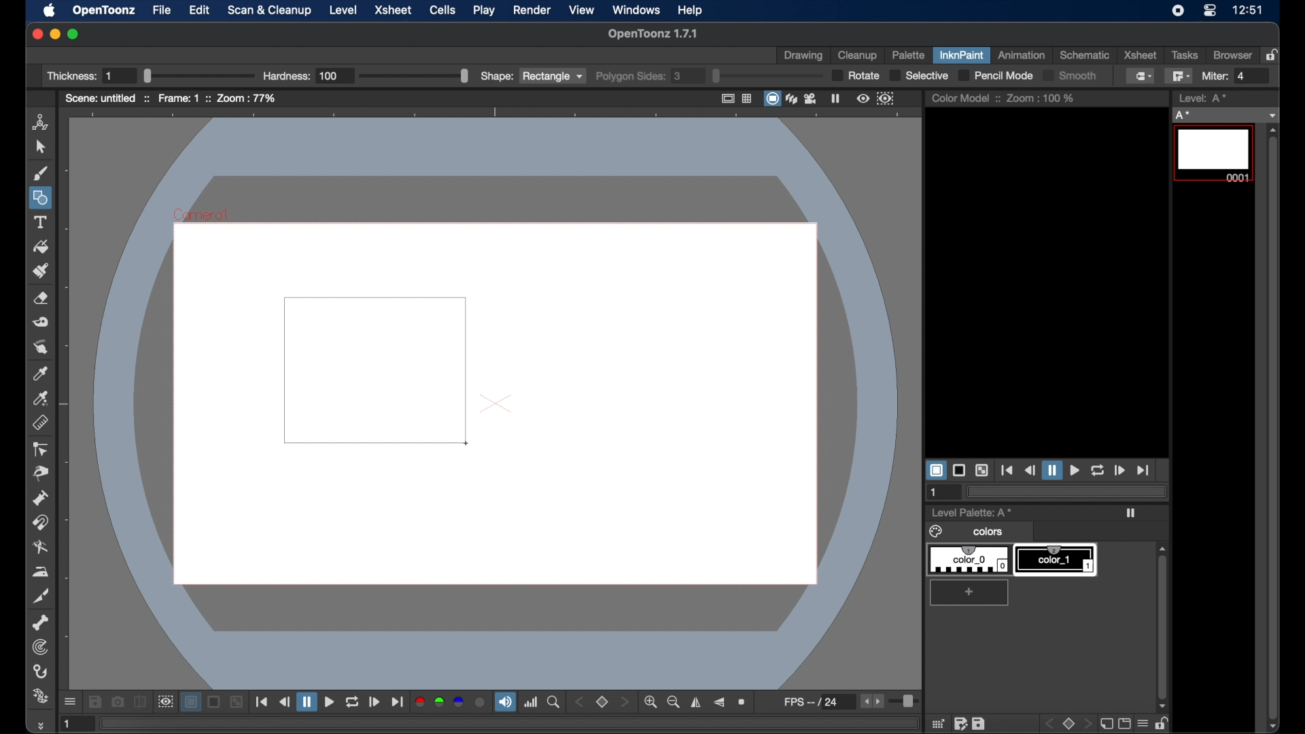 The width and height of the screenshot is (1305, 734). I want to click on menu, so click(1142, 723).